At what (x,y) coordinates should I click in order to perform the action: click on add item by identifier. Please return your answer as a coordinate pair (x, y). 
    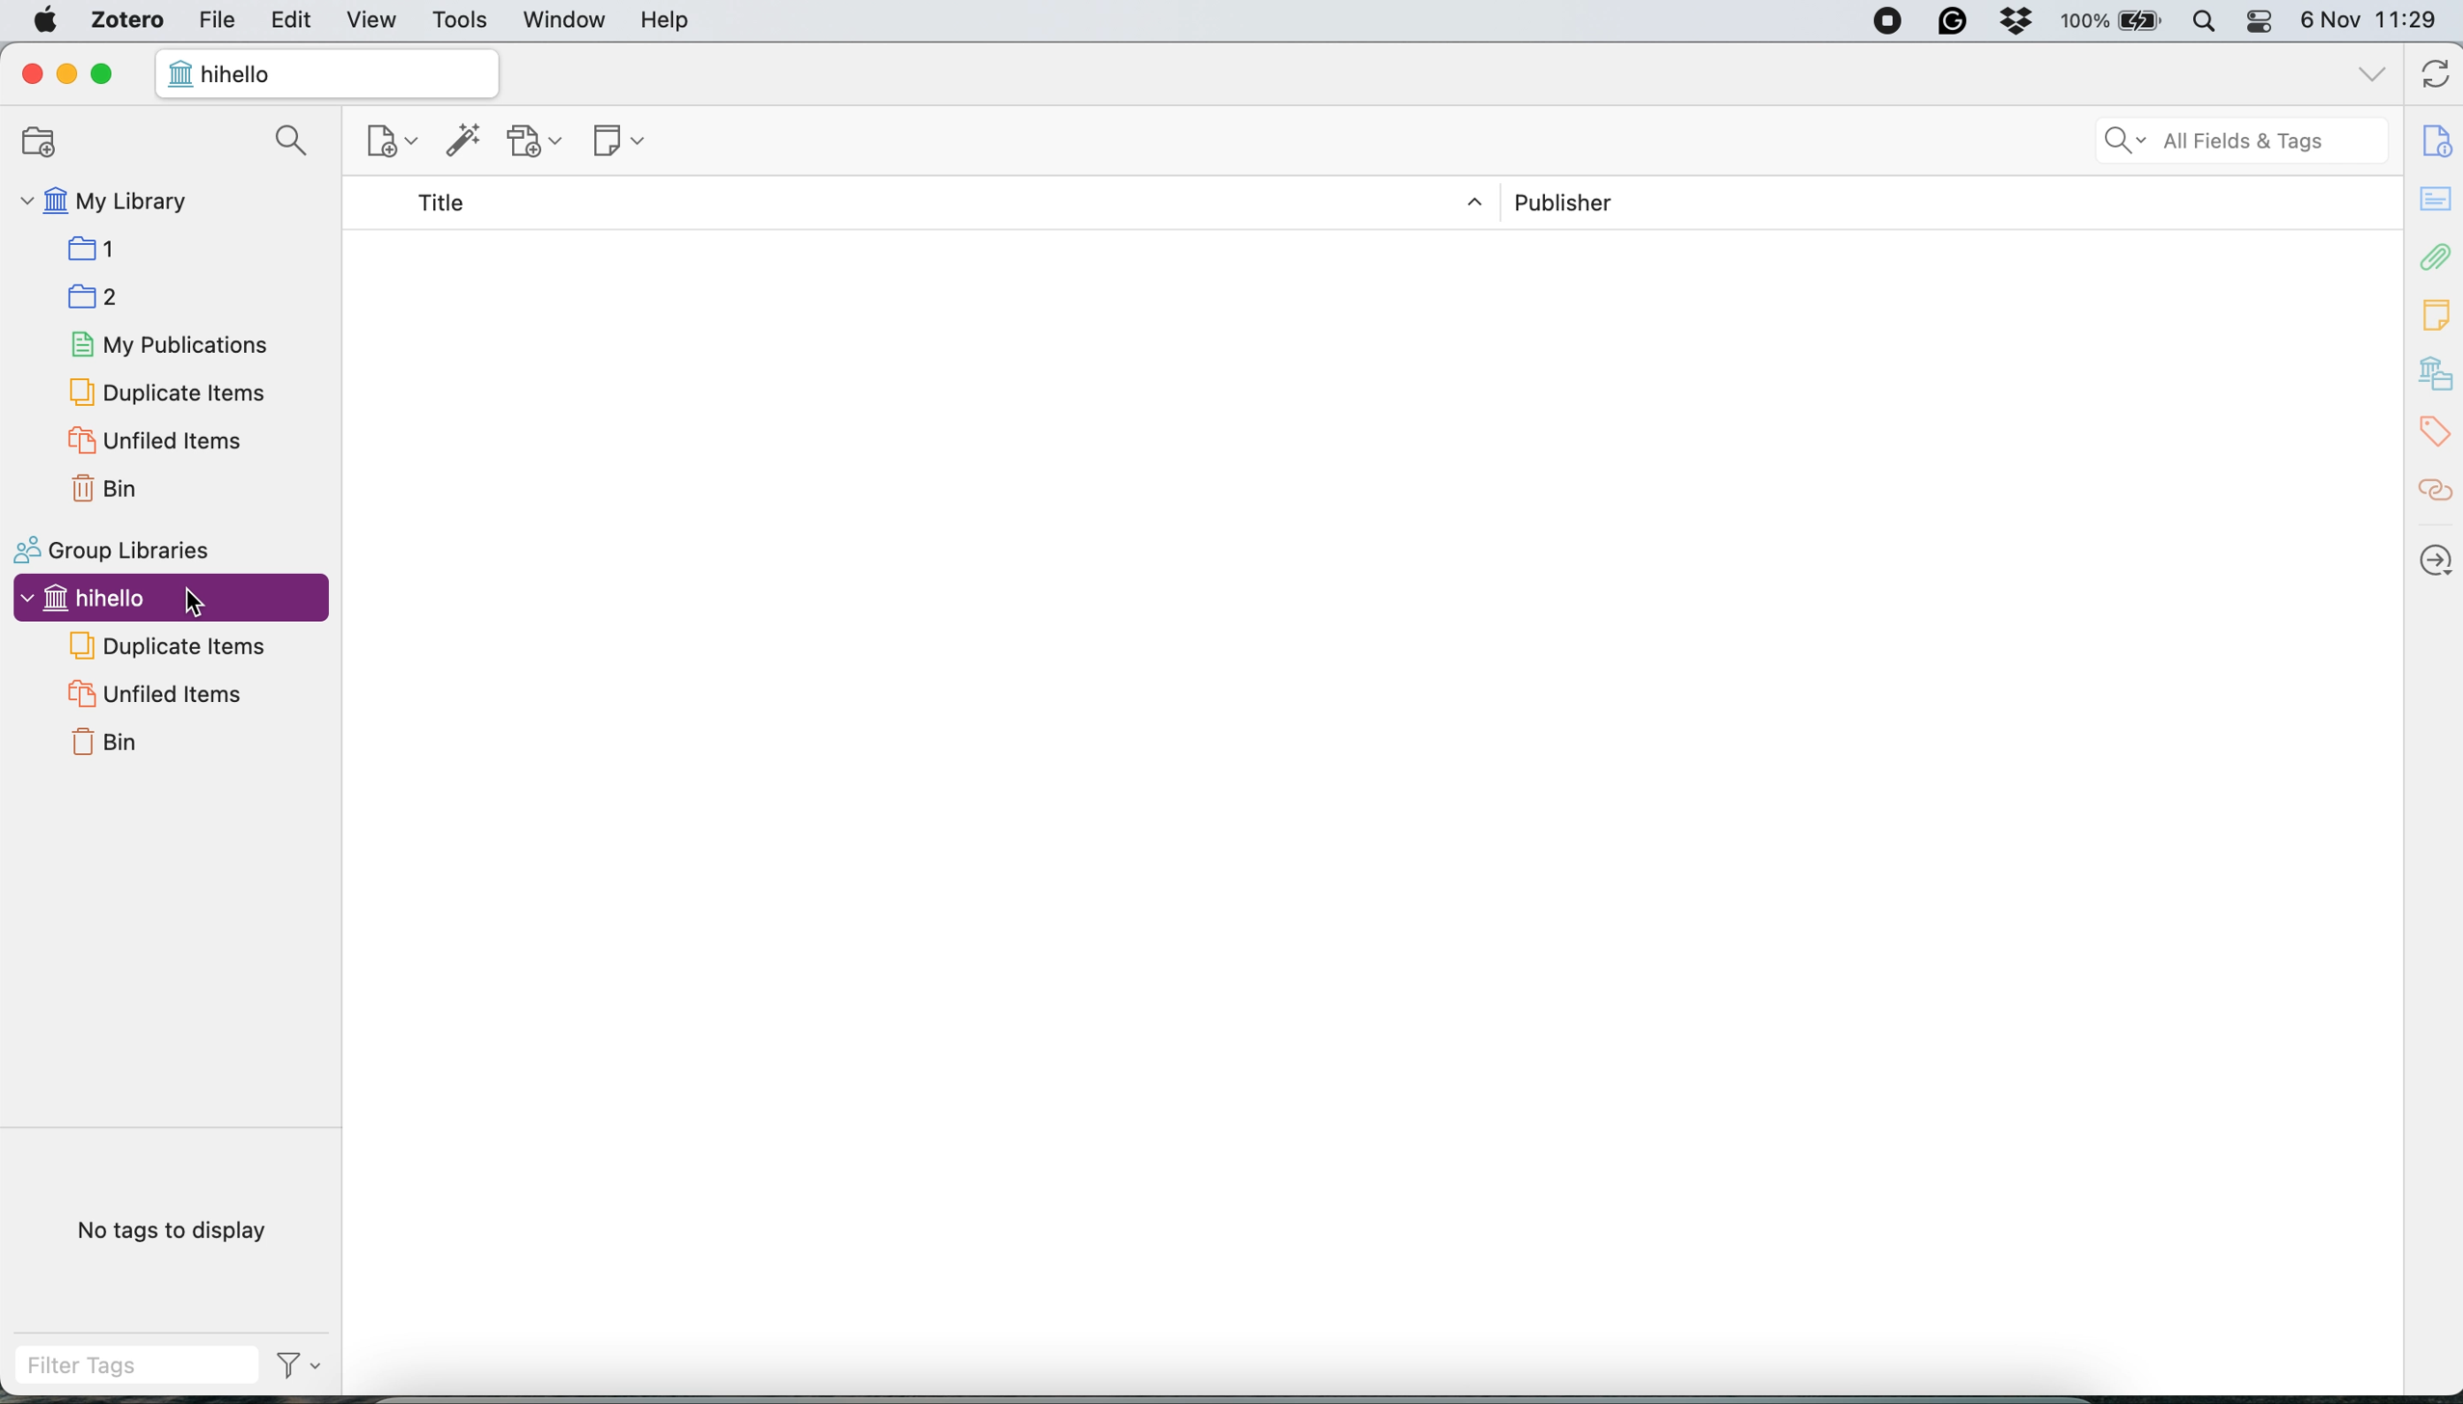
    Looking at the image, I should click on (469, 139).